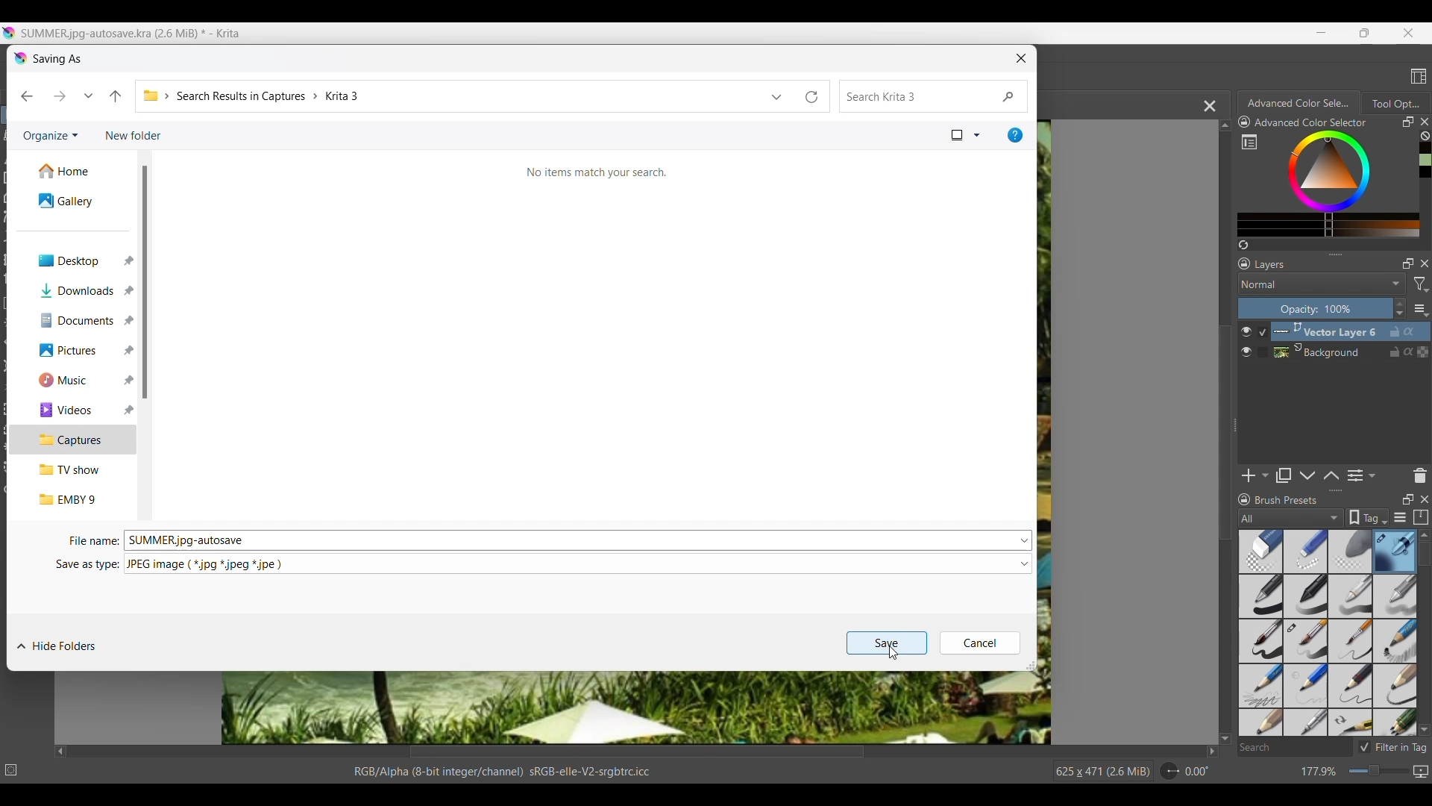 The width and height of the screenshot is (1432, 806). Describe the element at coordinates (1212, 752) in the screenshot. I see `Quick slide to right` at that location.